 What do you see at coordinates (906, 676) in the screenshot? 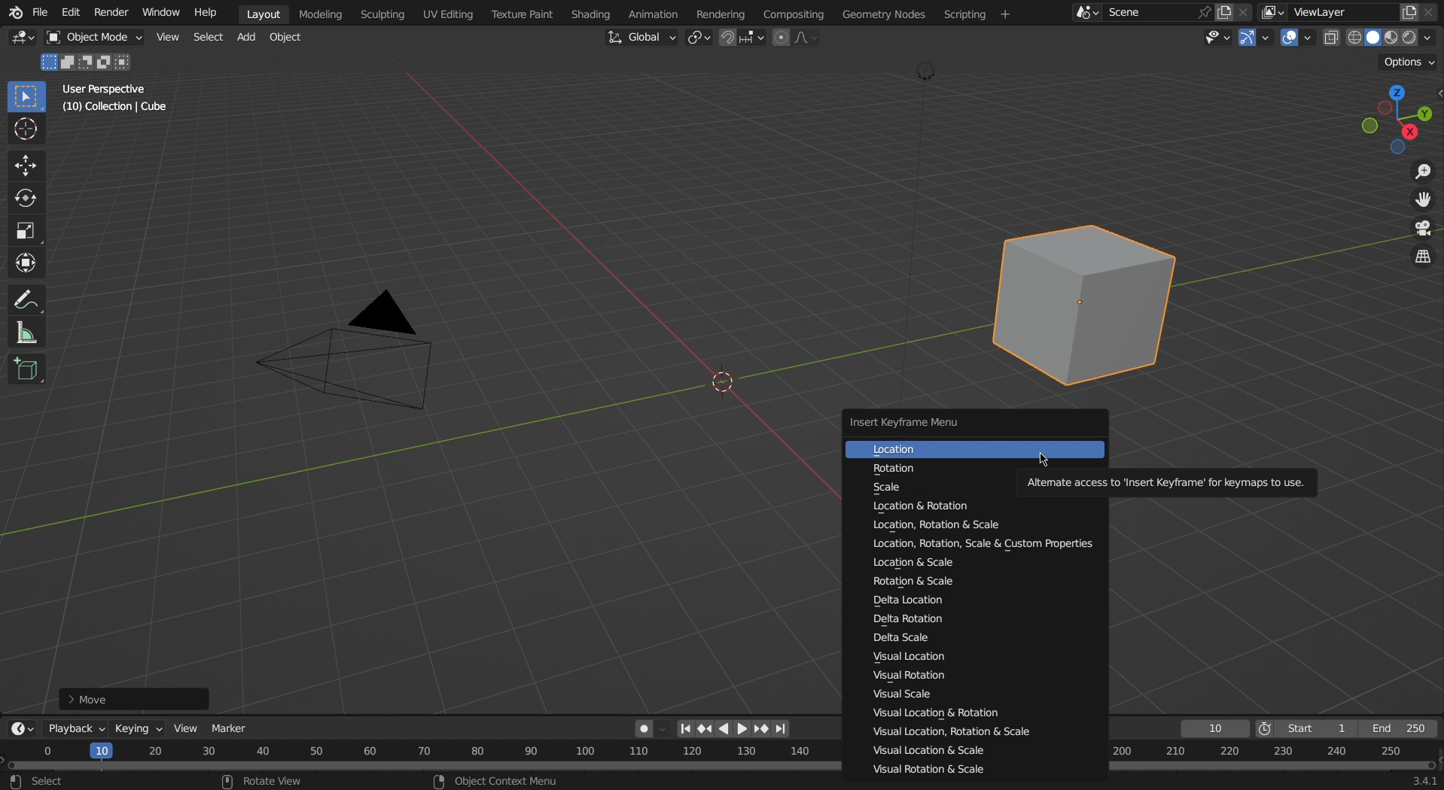
I see `Visual Rotation` at bounding box center [906, 676].